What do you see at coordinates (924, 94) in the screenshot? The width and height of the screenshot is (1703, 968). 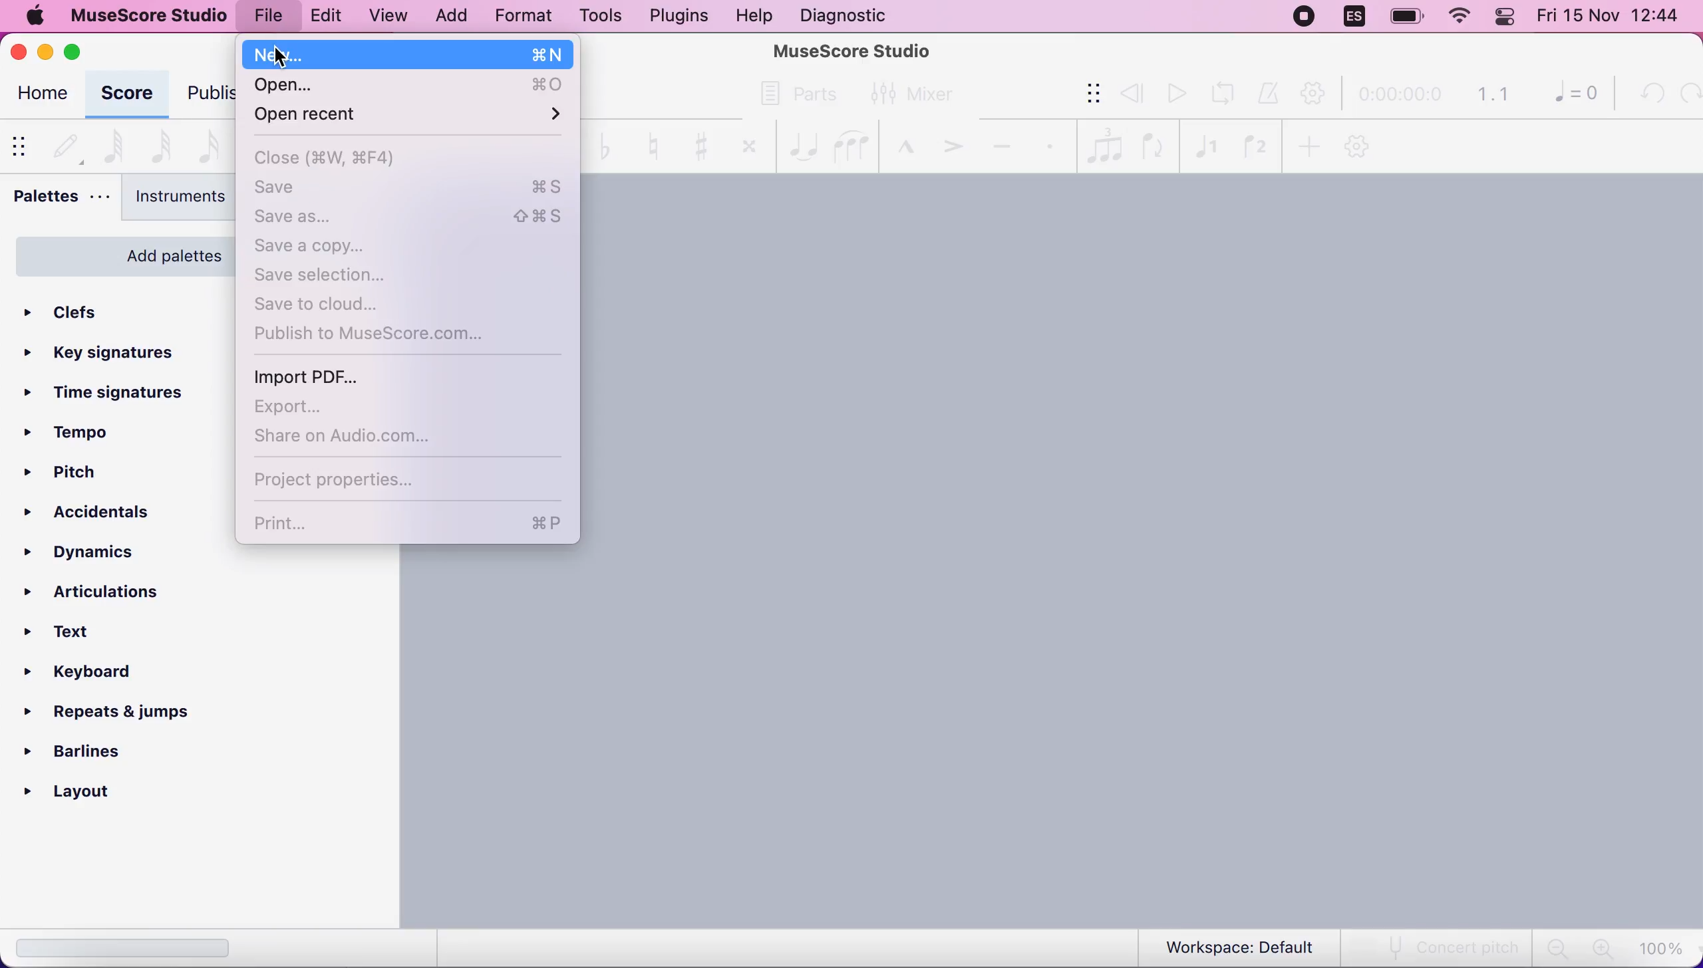 I see `mixer` at bounding box center [924, 94].